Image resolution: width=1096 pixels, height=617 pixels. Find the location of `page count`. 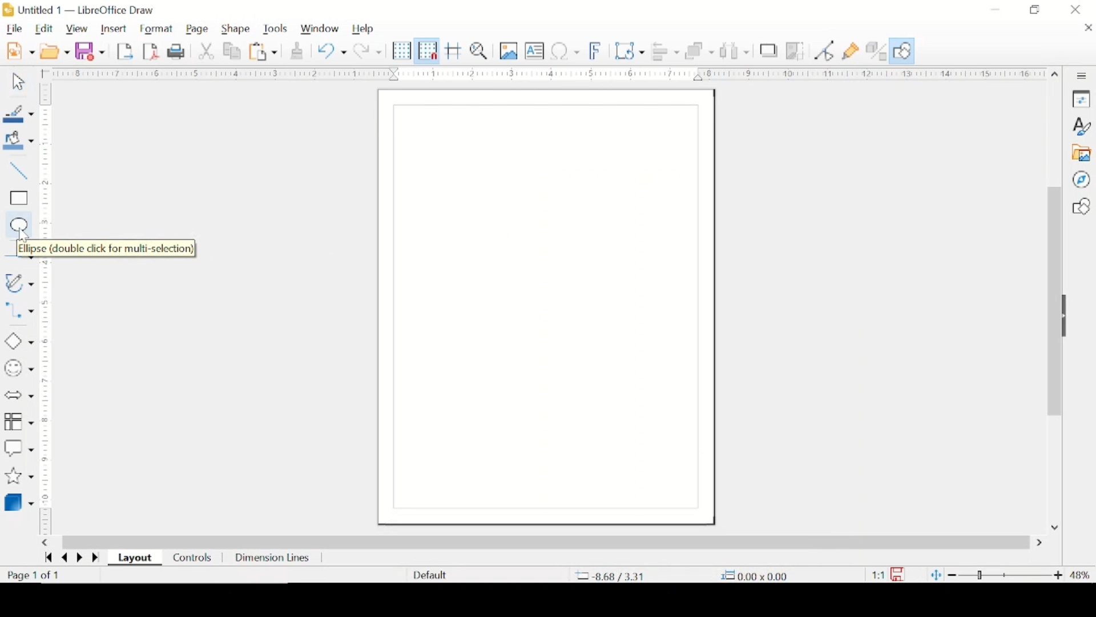

page count is located at coordinates (35, 576).